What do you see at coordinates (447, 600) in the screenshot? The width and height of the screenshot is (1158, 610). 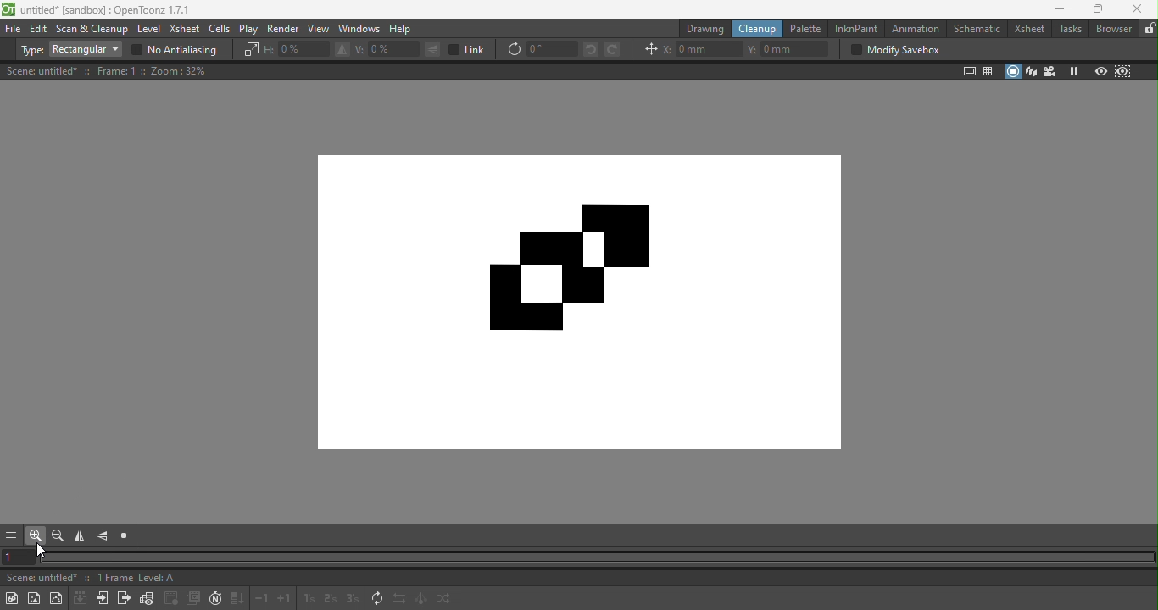 I see `Random` at bounding box center [447, 600].